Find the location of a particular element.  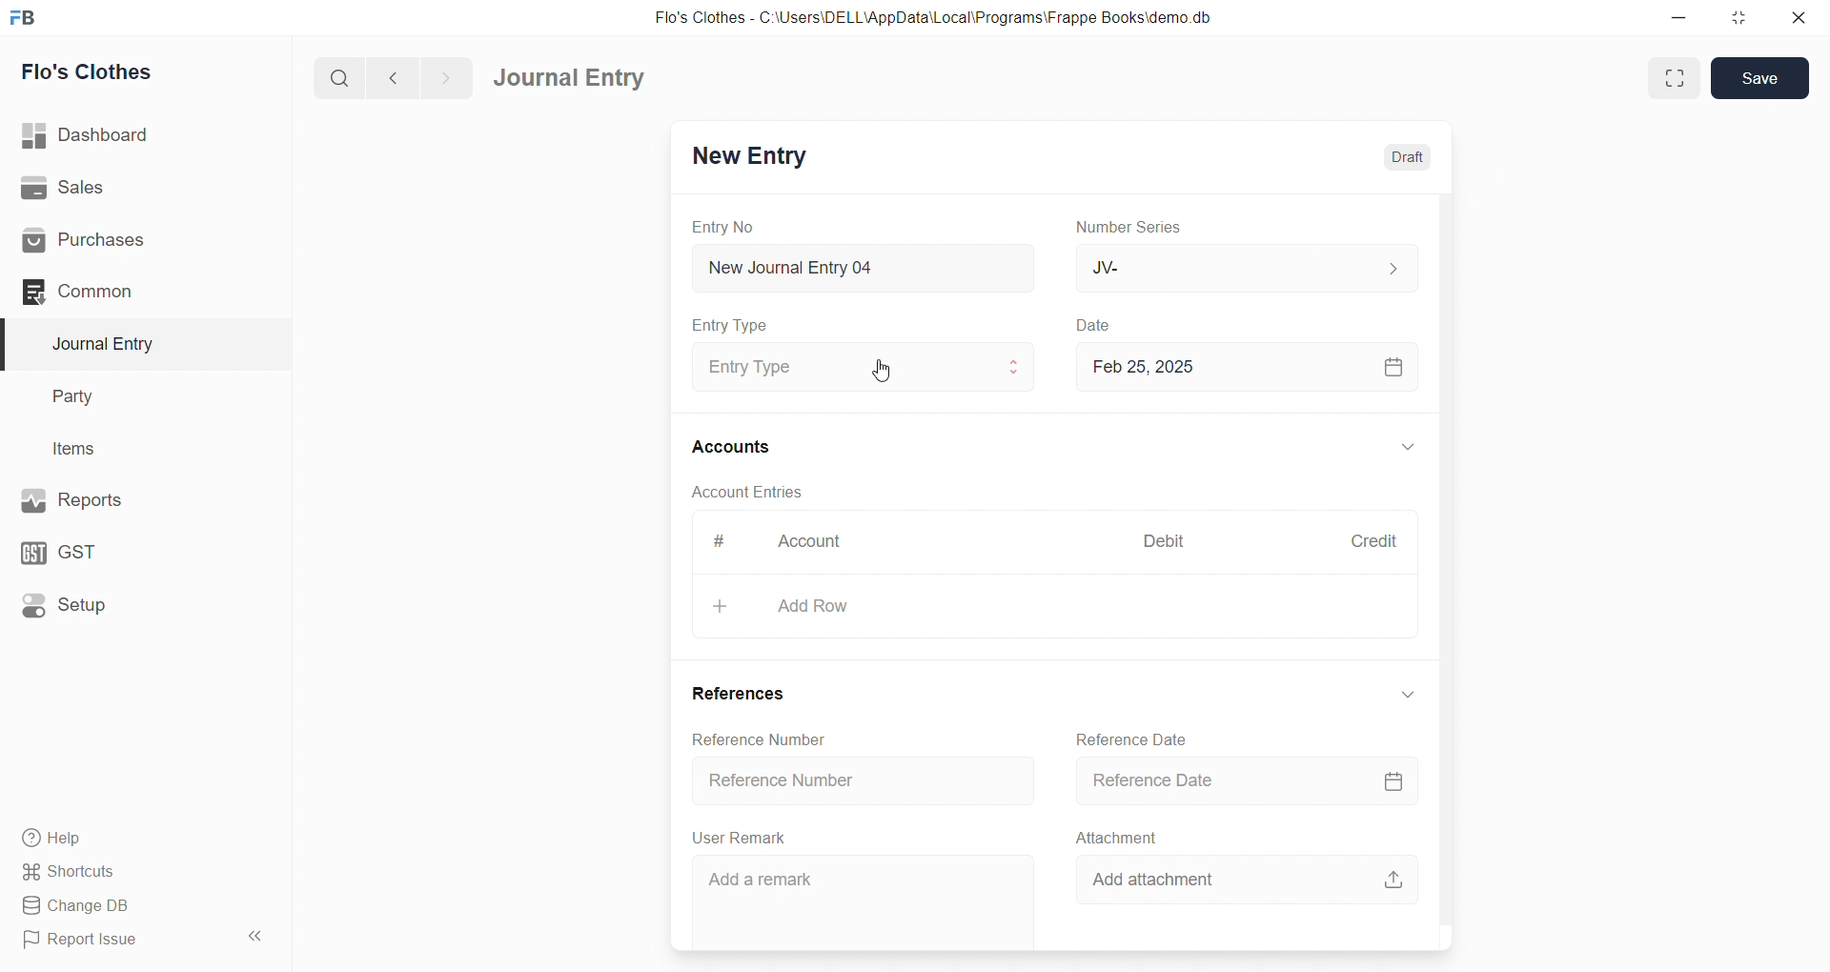

navigate forward is located at coordinates (445, 76).